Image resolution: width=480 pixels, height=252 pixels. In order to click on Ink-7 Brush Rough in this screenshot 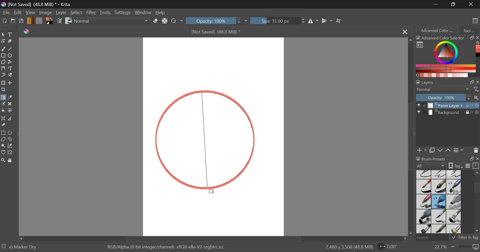, I will do `click(423, 187)`.